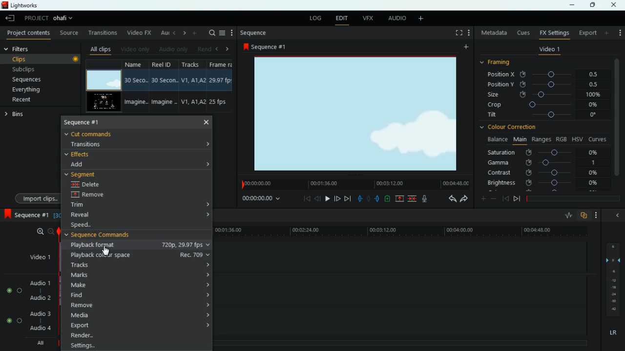  Describe the element at coordinates (140, 275) in the screenshot. I see `marks` at that location.